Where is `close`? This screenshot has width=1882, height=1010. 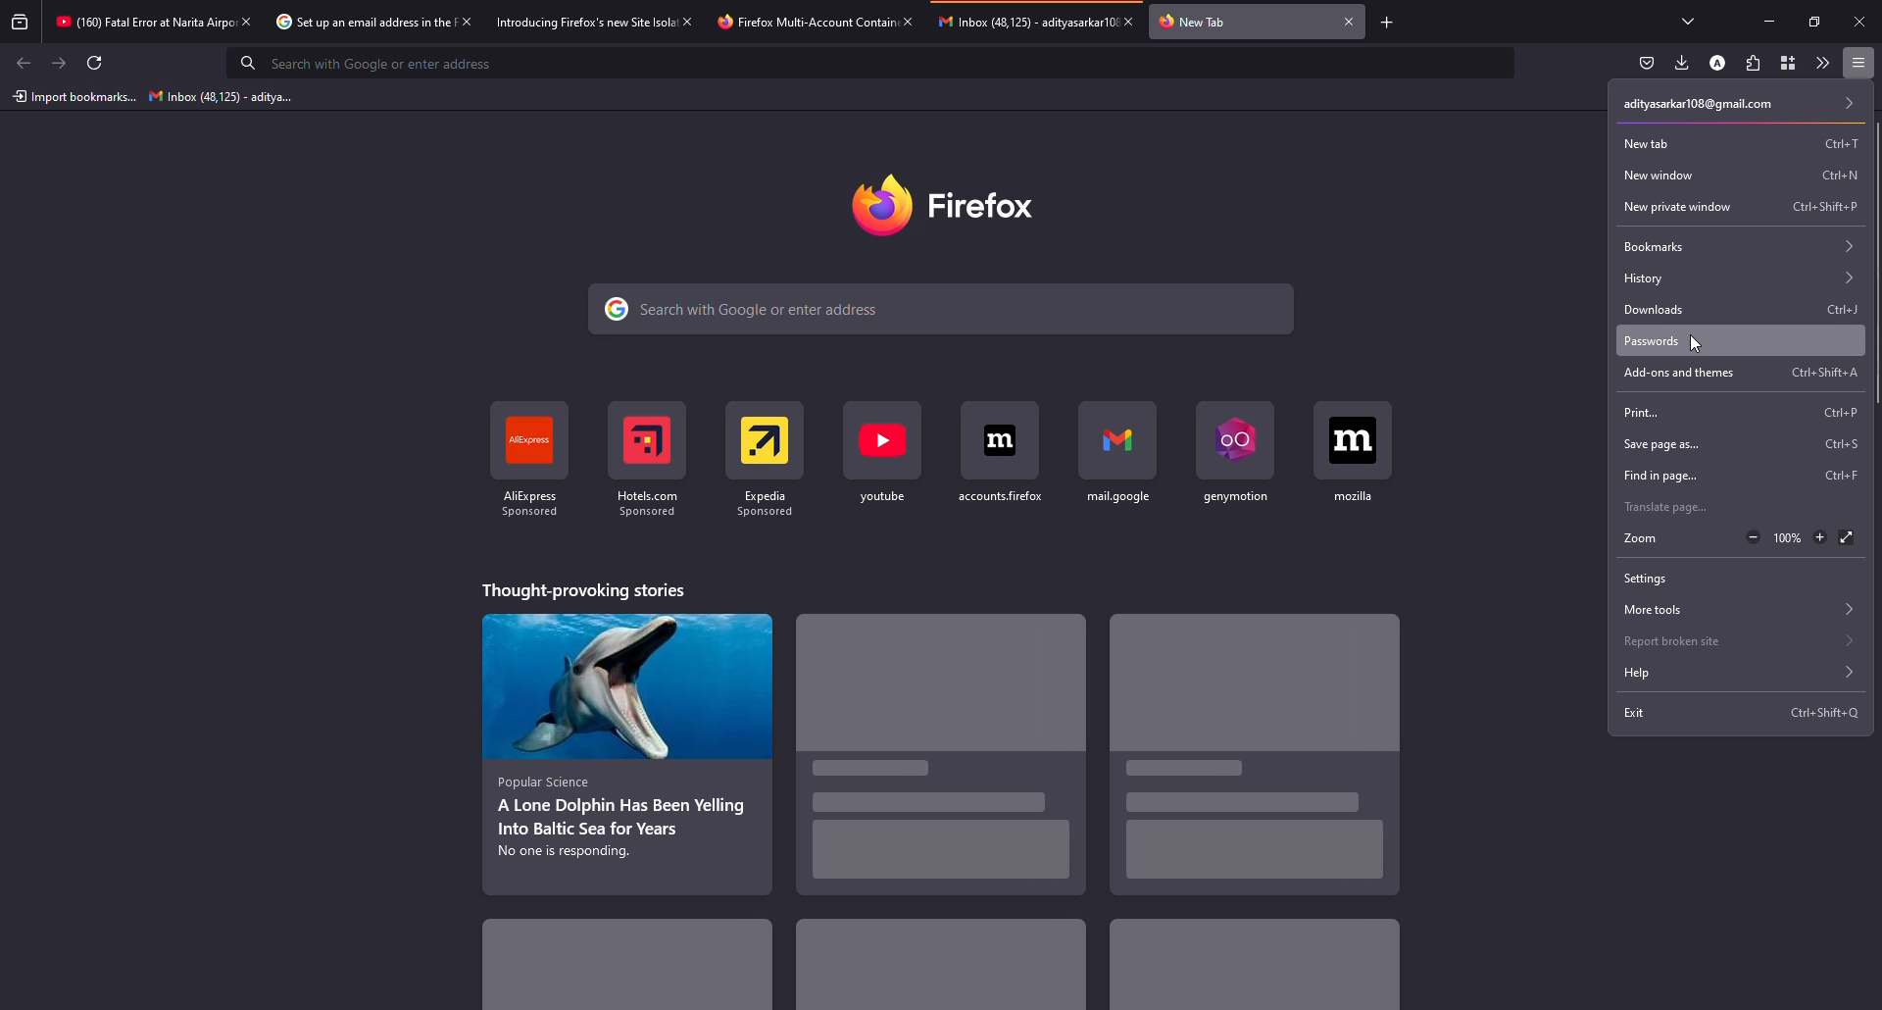 close is located at coordinates (1349, 21).